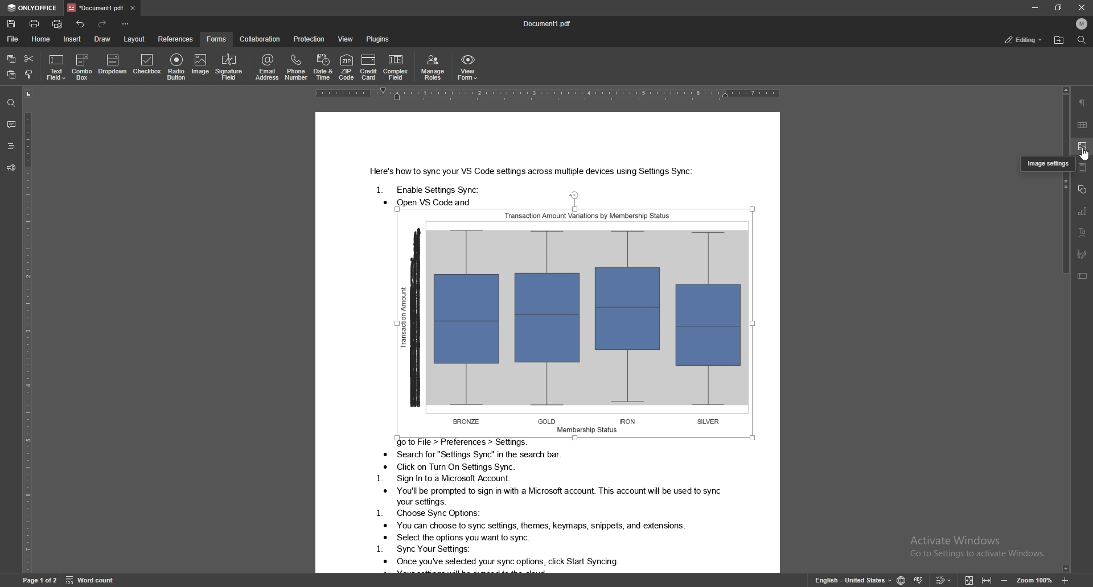 This screenshot has height=587, width=1093. I want to click on find, so click(11, 104).